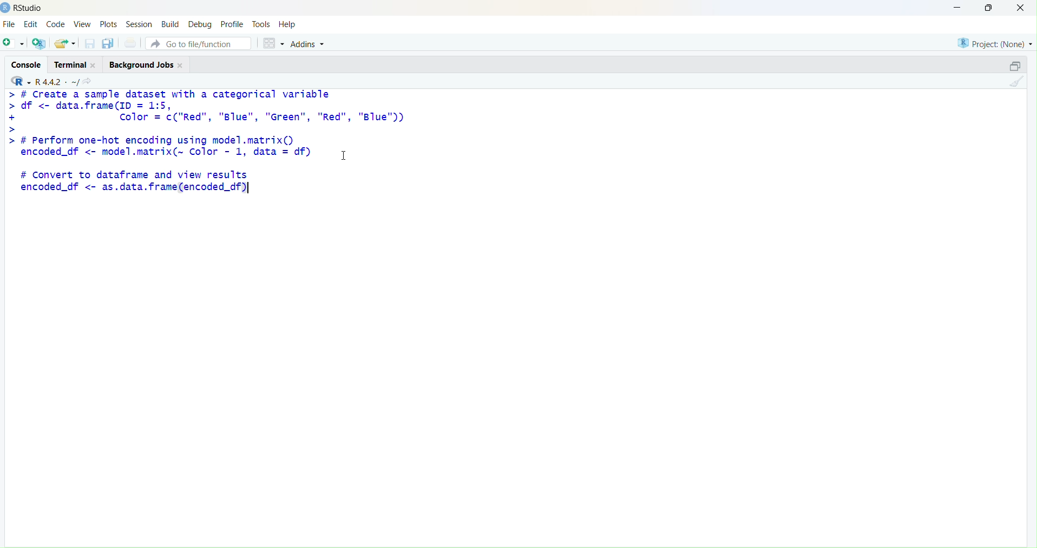 This screenshot has width=1037, height=548. I want to click on file, so click(9, 24).